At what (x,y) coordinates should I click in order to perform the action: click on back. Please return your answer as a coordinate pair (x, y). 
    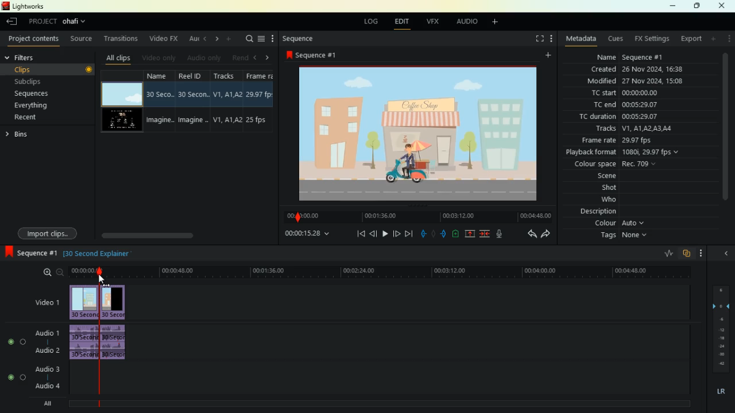
    Looking at the image, I should click on (527, 236).